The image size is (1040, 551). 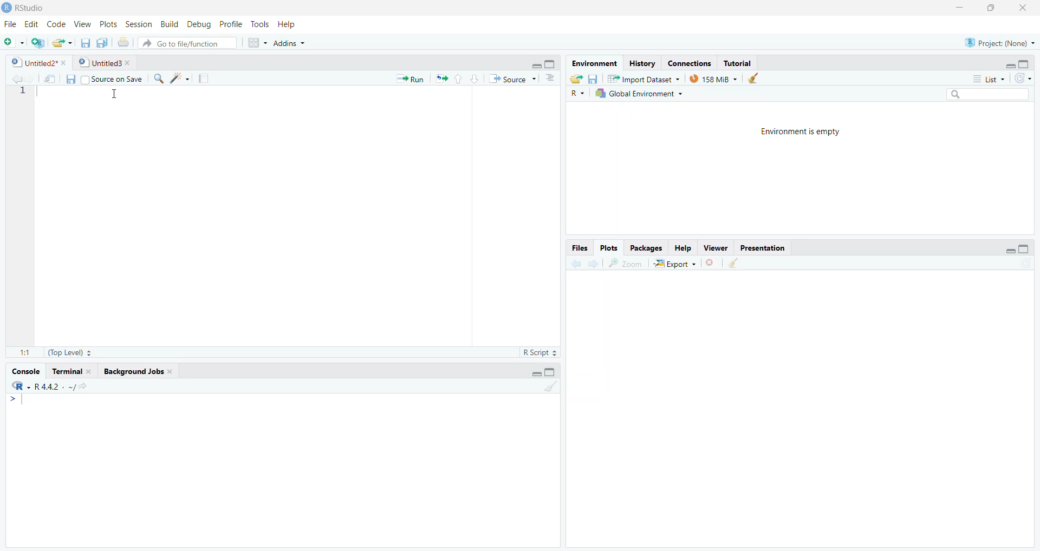 What do you see at coordinates (684, 249) in the screenshot?
I see `Help` at bounding box center [684, 249].